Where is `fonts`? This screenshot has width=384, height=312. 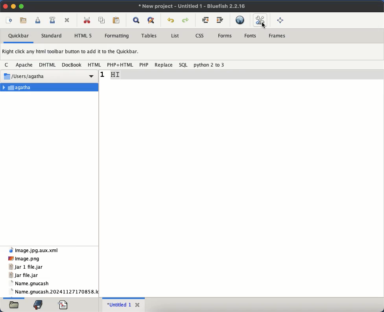 fonts is located at coordinates (251, 36).